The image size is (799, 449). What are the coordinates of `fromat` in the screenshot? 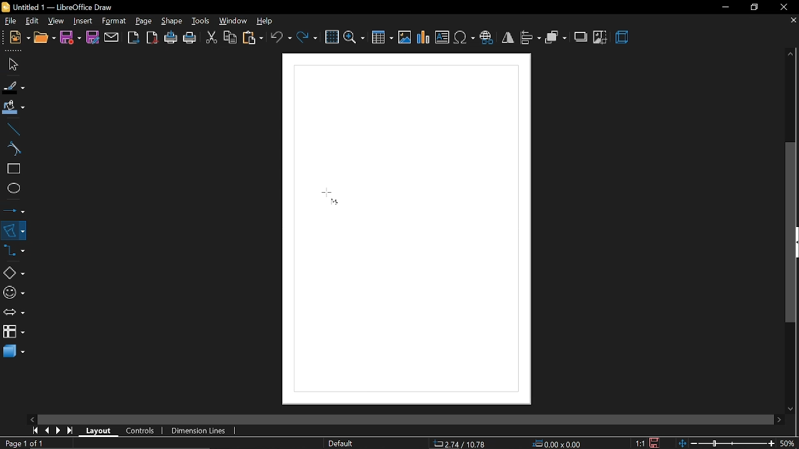 It's located at (114, 21).